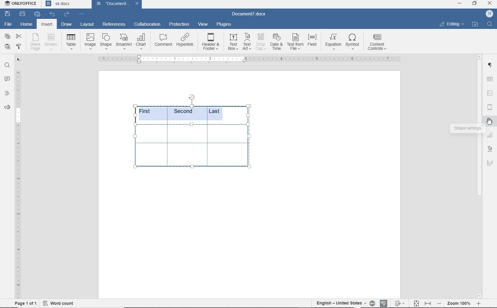  I want to click on print, so click(22, 14).